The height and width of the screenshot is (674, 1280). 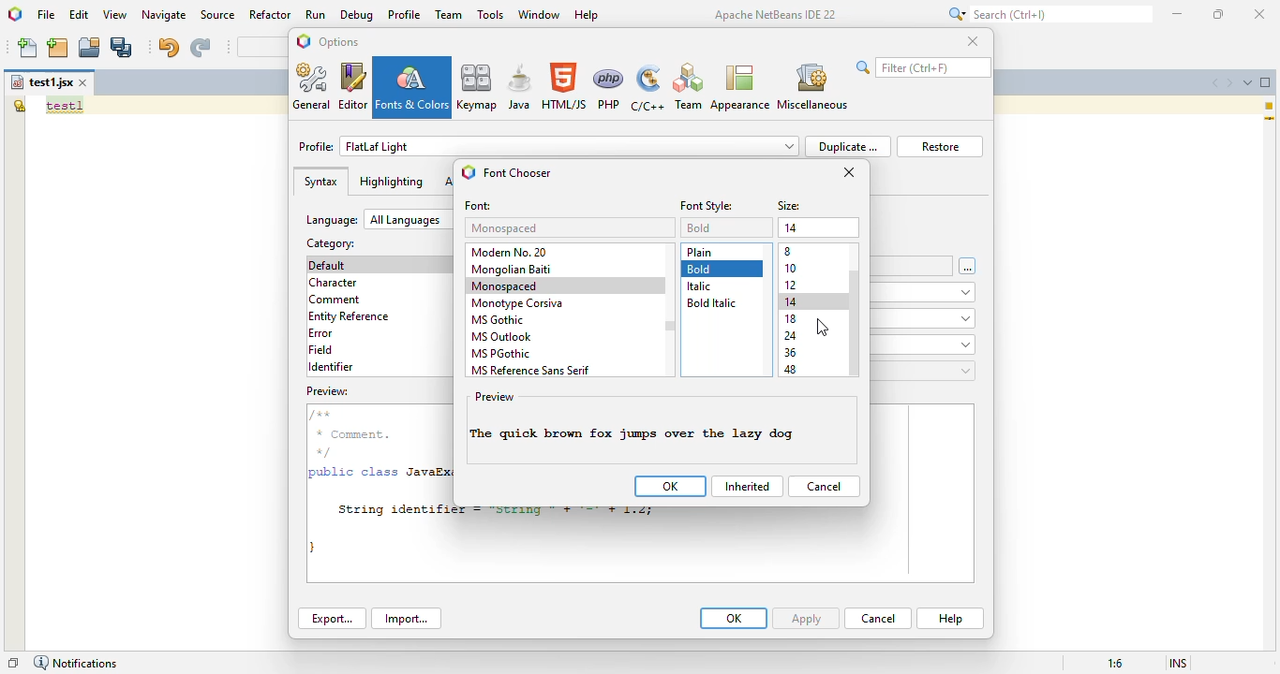 I want to click on MS reference sans serif, so click(x=531, y=370).